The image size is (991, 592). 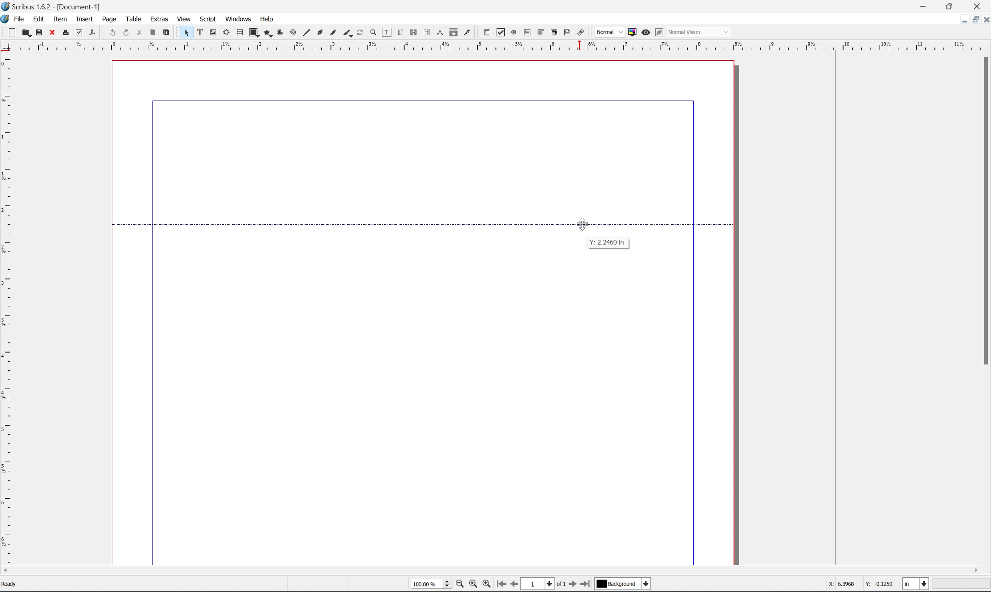 I want to click on go to first page, so click(x=572, y=585).